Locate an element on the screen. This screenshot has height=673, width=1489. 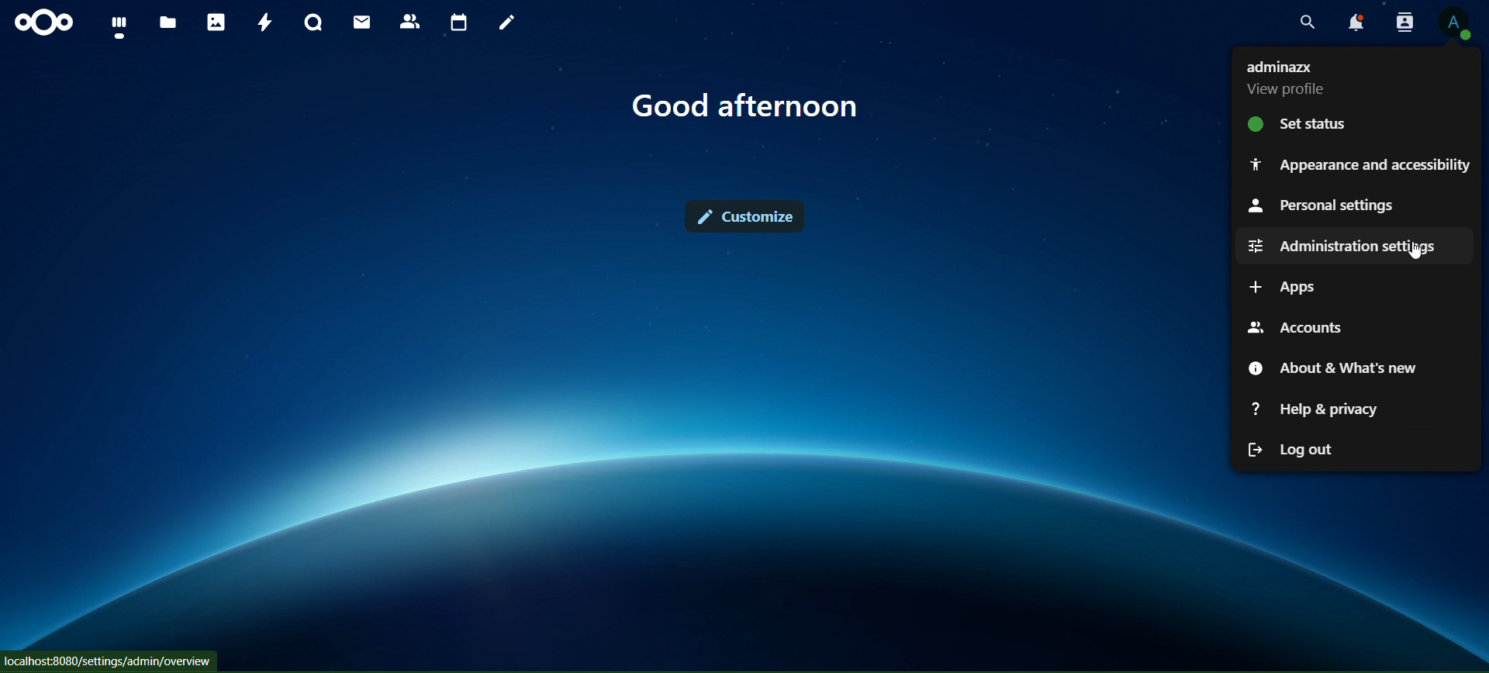
cursor is located at coordinates (1411, 251).